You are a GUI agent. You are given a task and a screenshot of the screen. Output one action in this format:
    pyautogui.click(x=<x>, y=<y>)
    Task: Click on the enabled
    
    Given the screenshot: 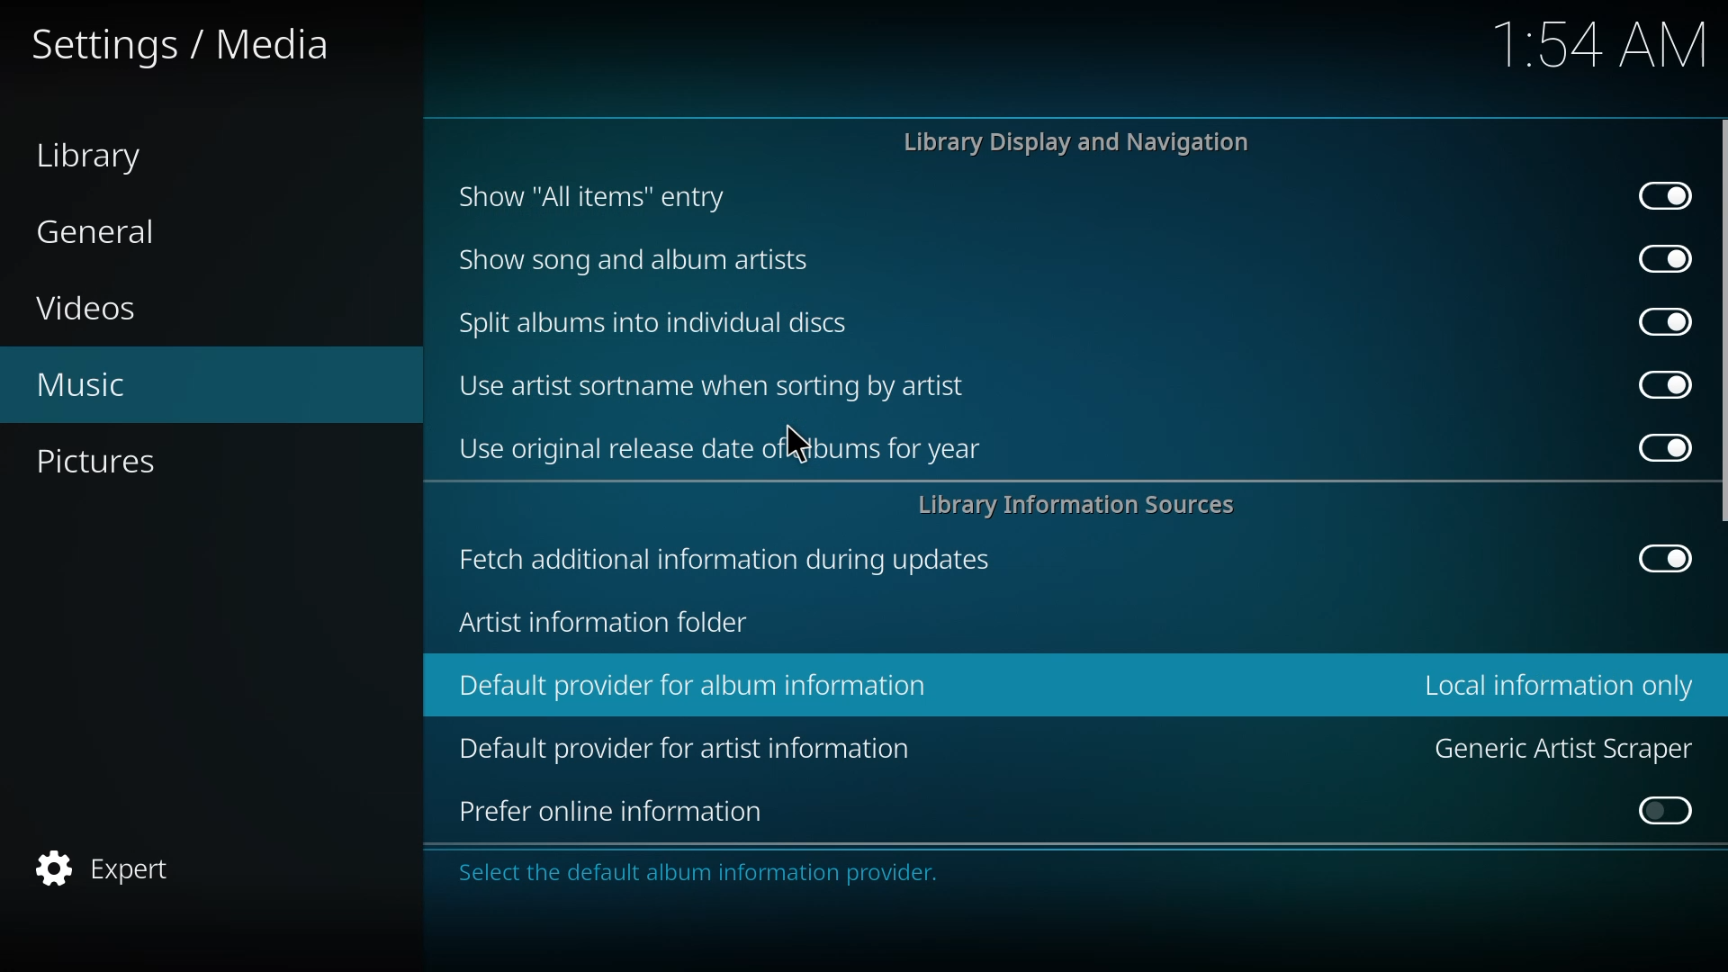 What is the action you would take?
    pyautogui.click(x=1660, y=383)
    